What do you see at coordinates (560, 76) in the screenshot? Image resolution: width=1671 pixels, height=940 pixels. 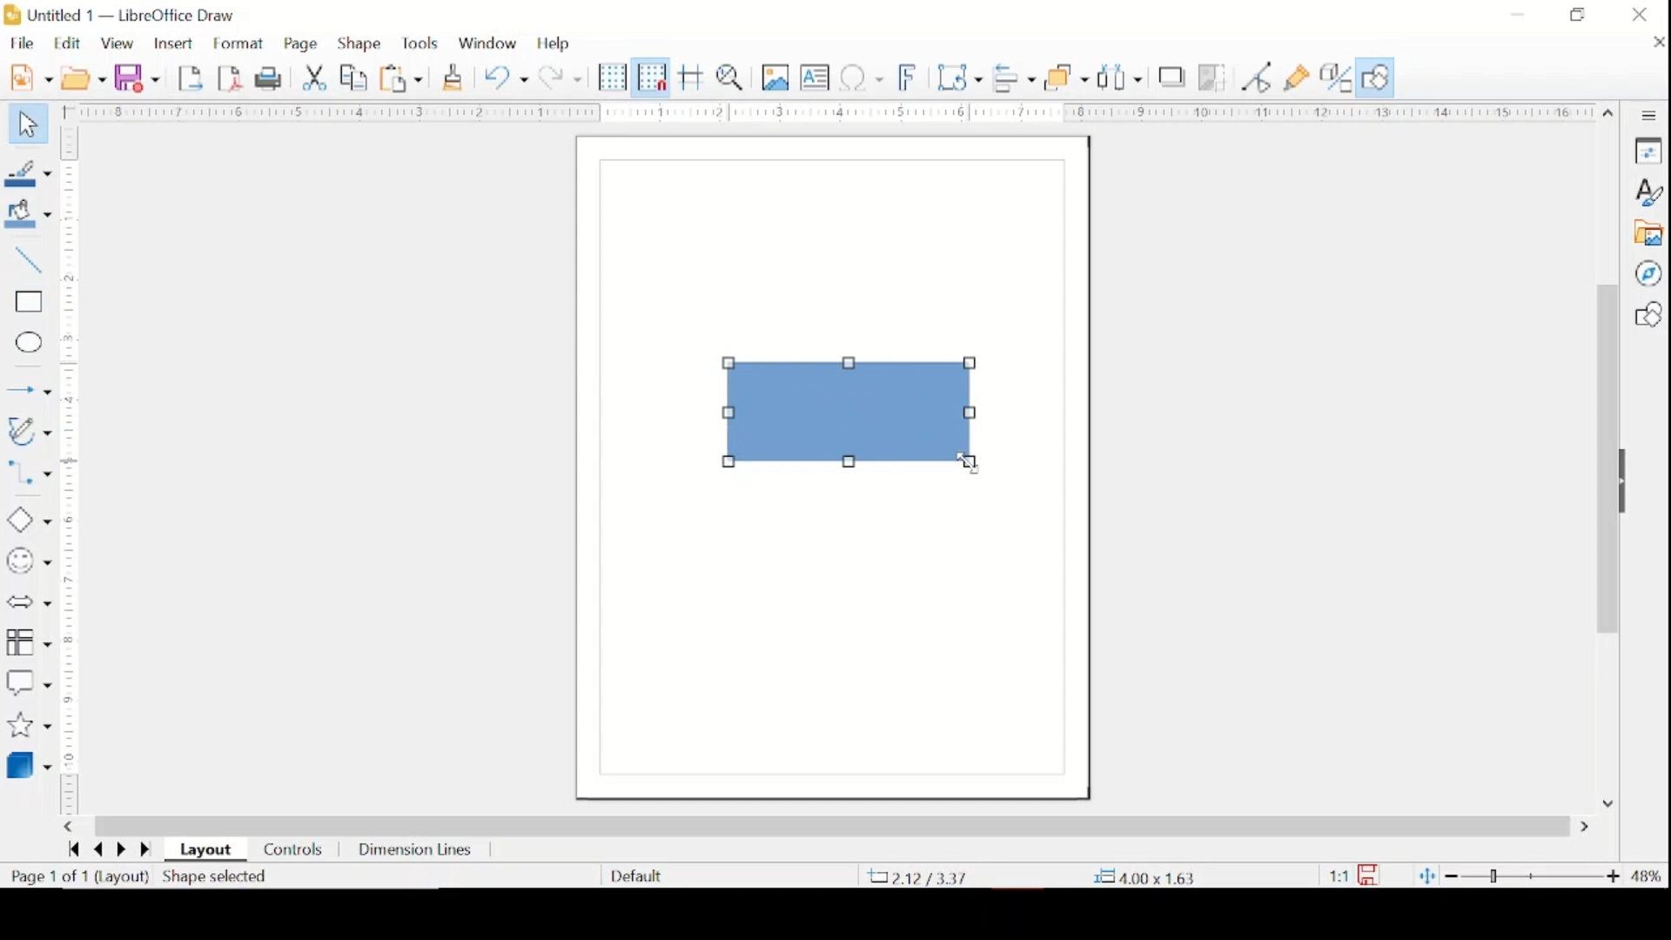 I see `redo` at bounding box center [560, 76].